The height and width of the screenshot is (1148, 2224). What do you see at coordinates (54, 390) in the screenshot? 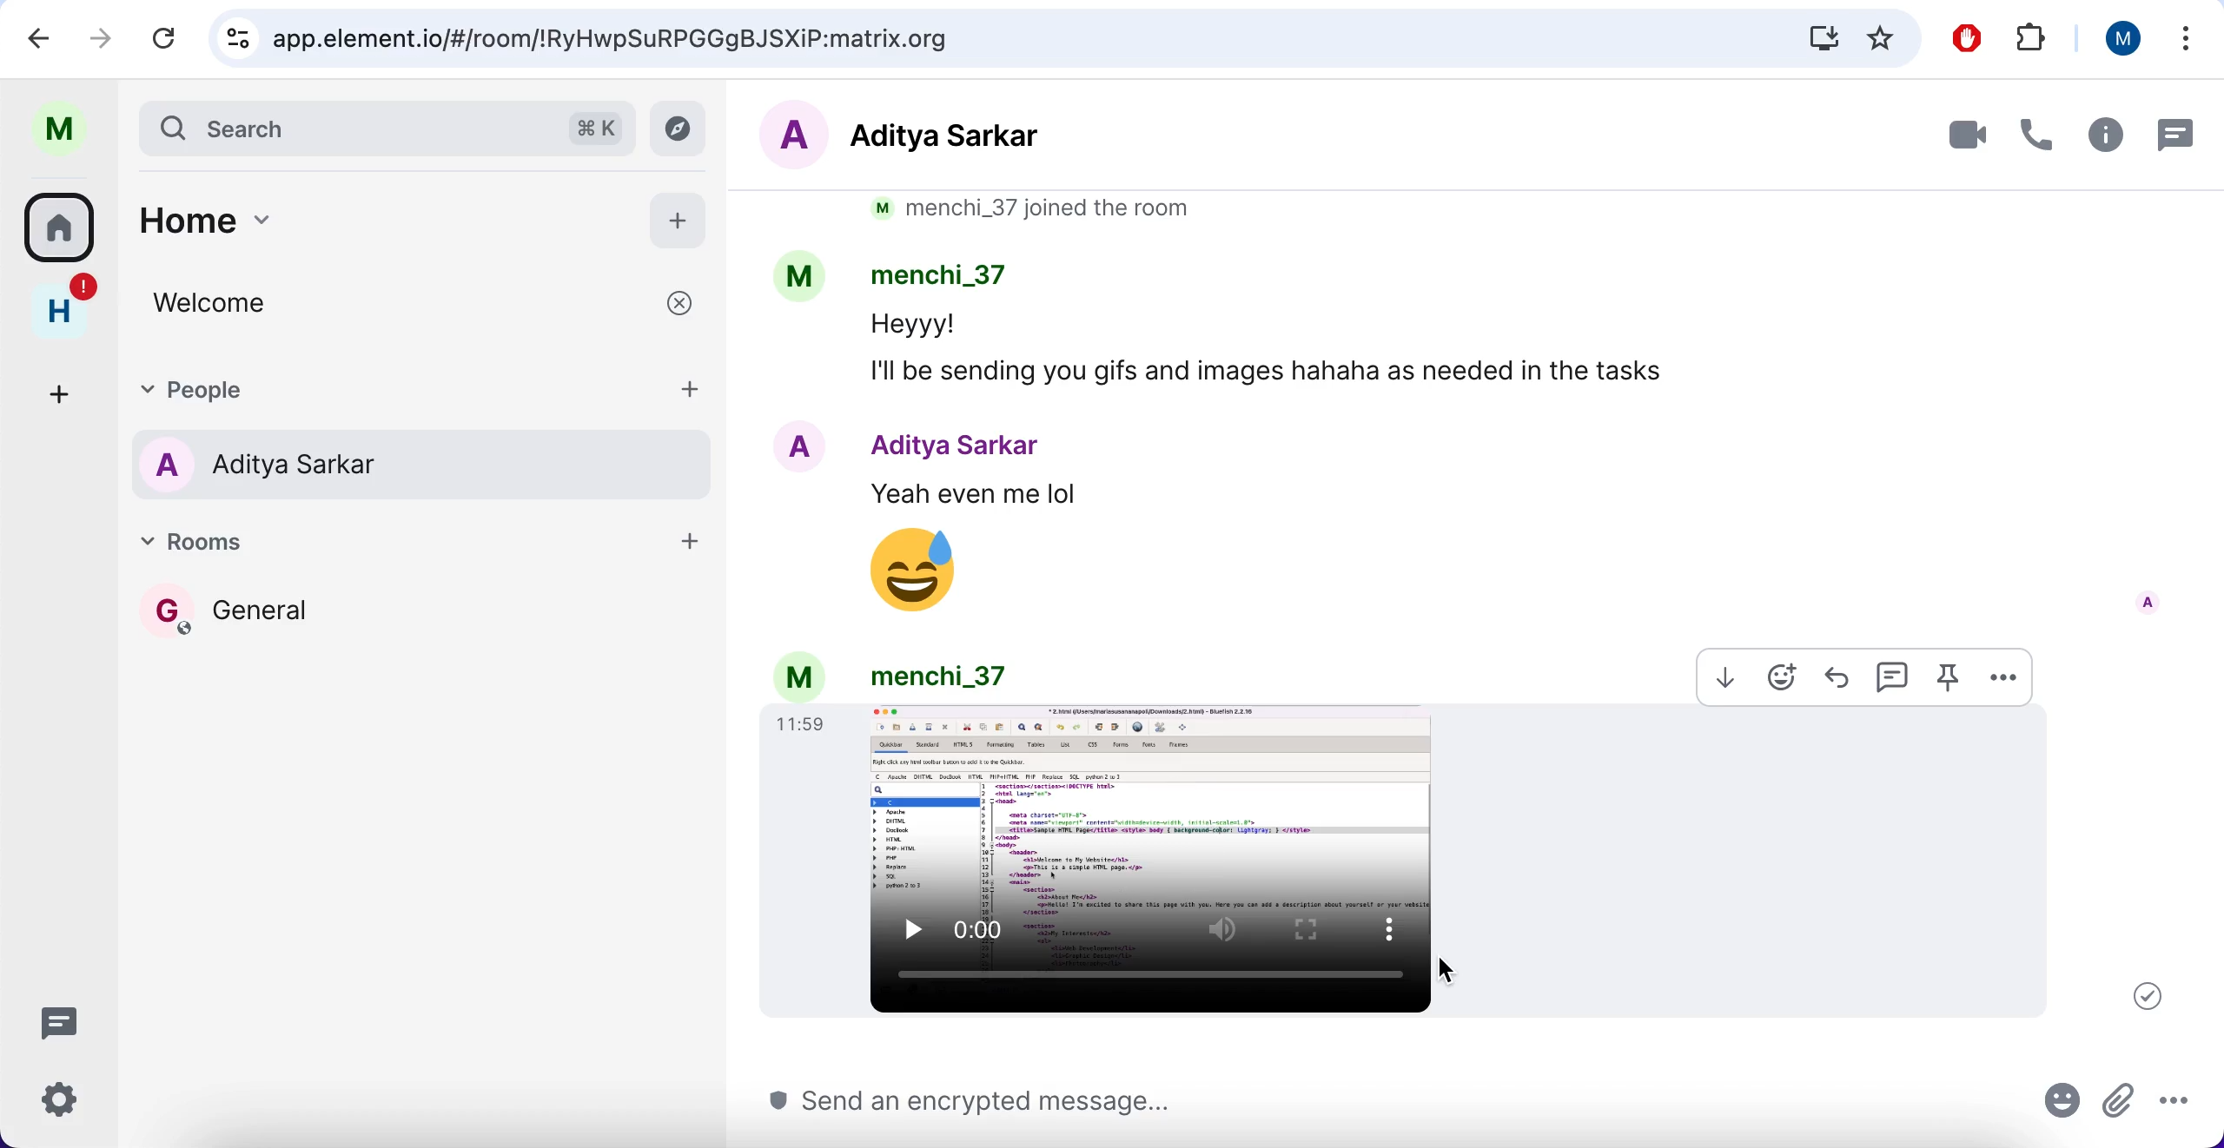
I see `create a space` at bounding box center [54, 390].